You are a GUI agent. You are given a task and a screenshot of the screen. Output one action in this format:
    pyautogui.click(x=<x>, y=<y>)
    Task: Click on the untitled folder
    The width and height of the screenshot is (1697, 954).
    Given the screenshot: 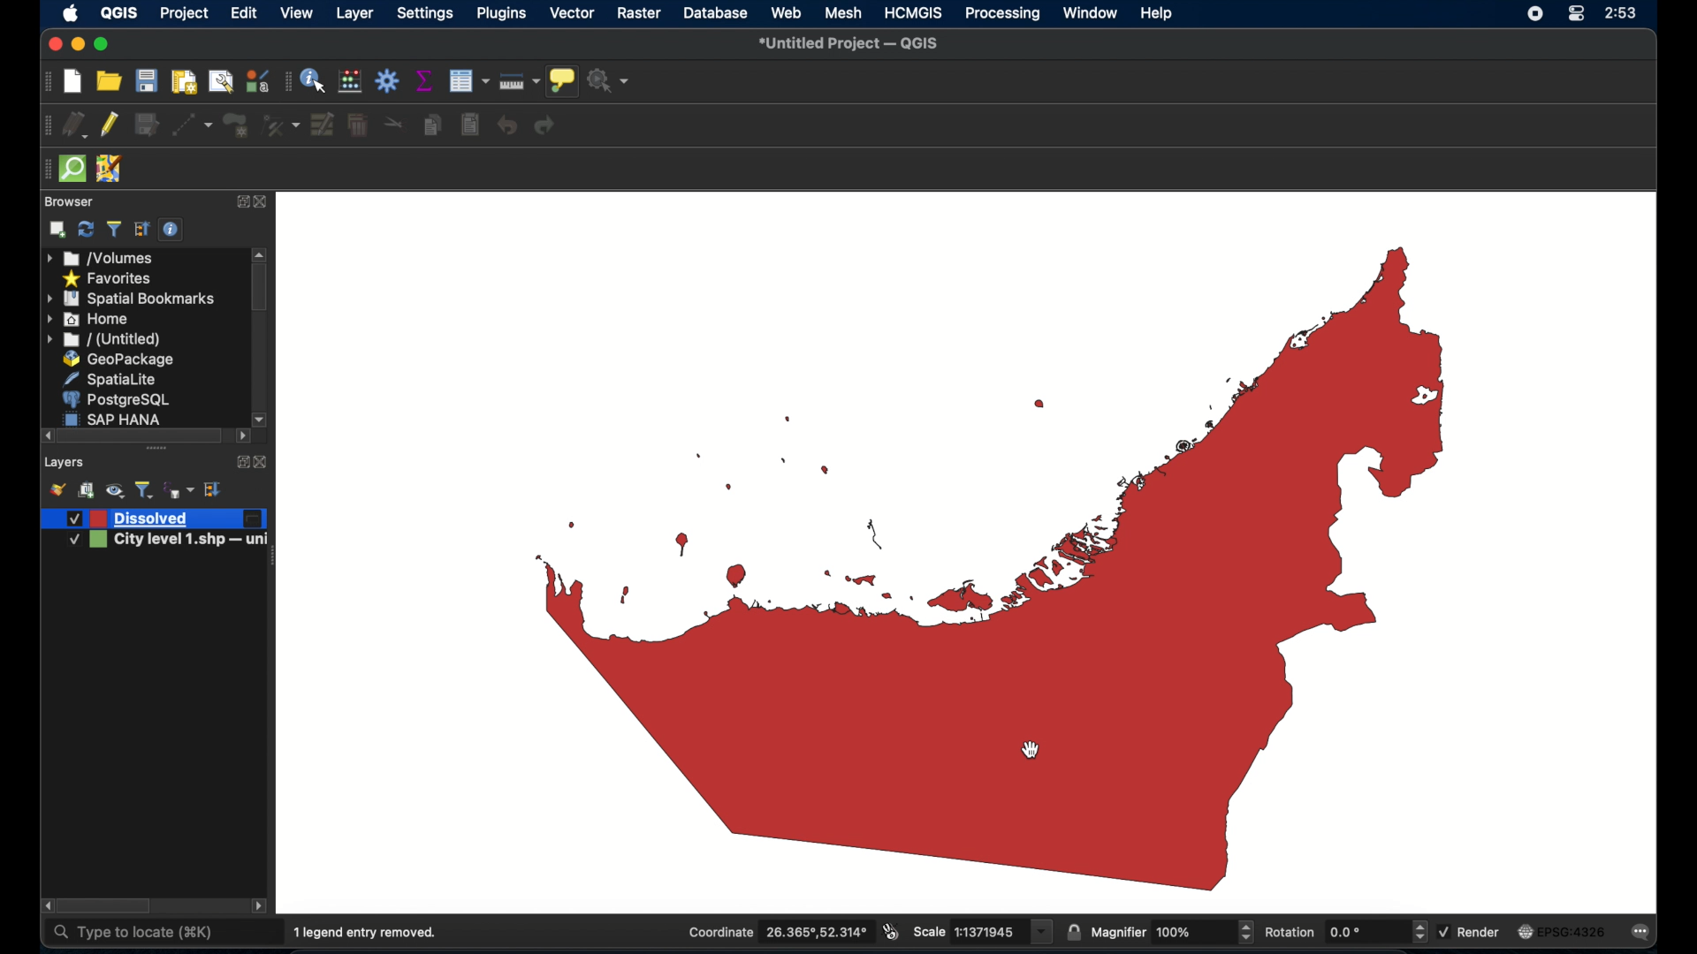 What is the action you would take?
    pyautogui.click(x=106, y=340)
    